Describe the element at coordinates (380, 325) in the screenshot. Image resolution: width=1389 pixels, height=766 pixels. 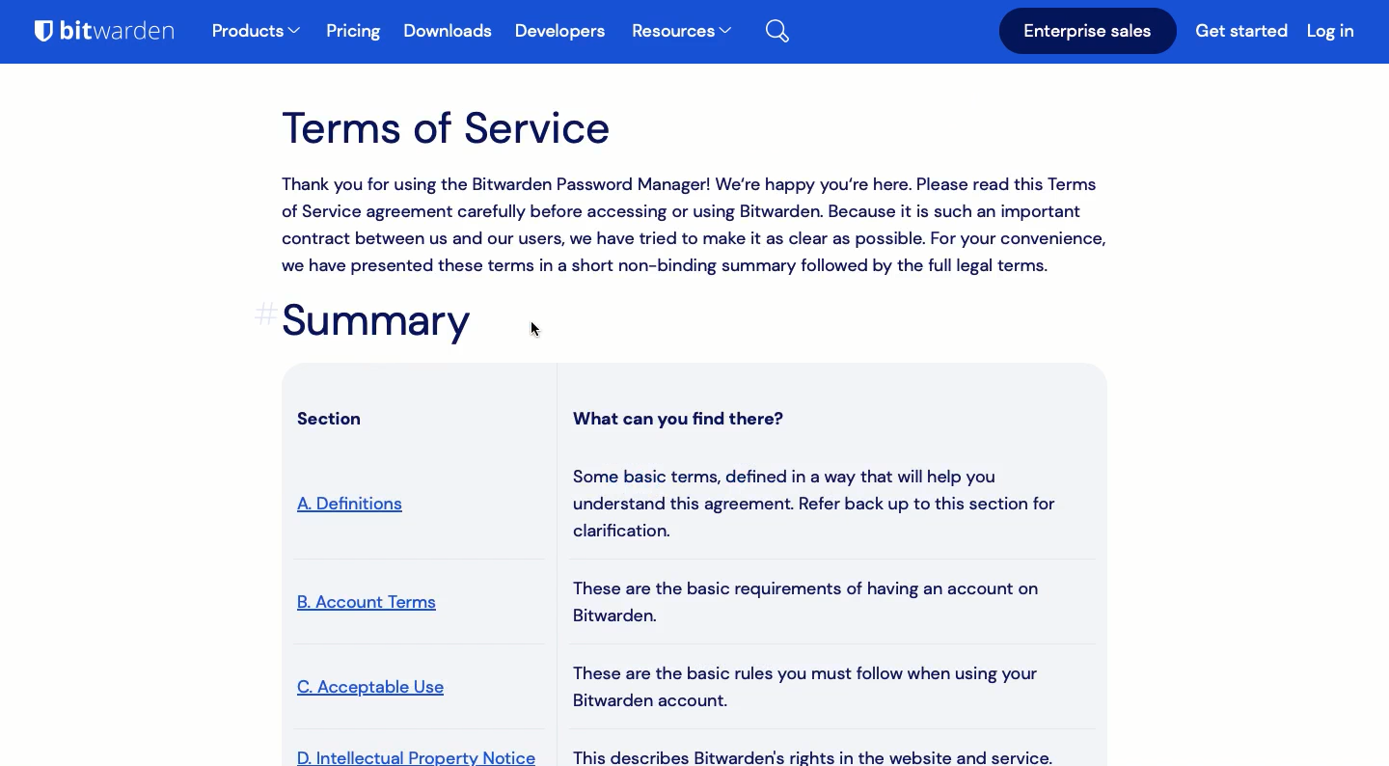
I see `summary` at that location.